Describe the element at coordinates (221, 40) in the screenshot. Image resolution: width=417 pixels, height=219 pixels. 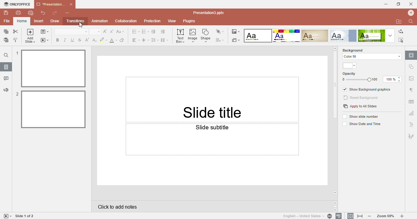
I see `Align shape` at that location.